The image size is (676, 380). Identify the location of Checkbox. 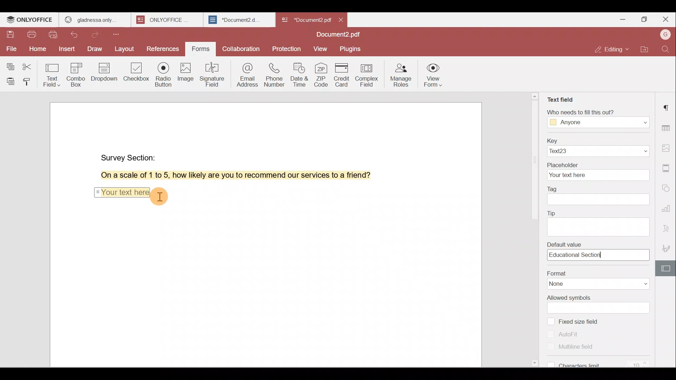
(137, 74).